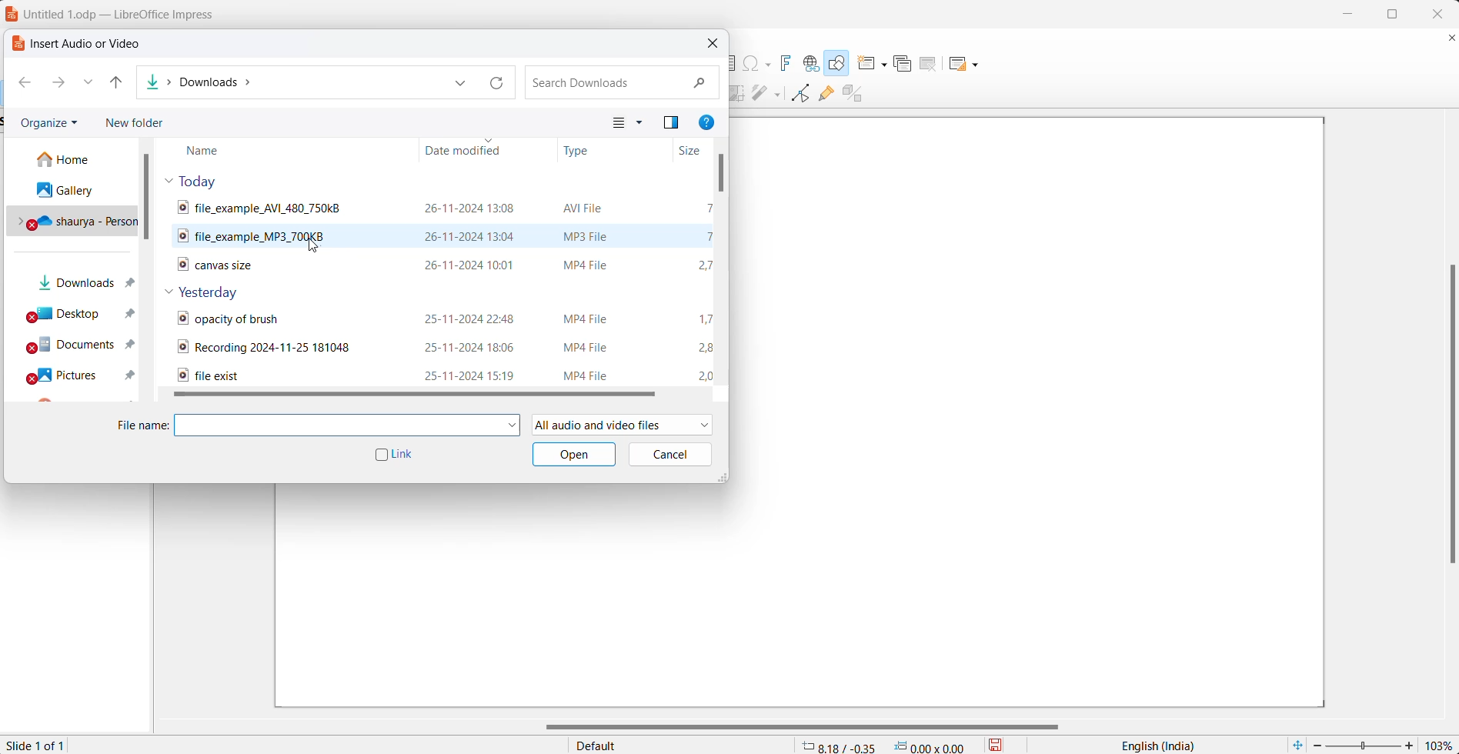  I want to click on show draw functions, so click(839, 63).